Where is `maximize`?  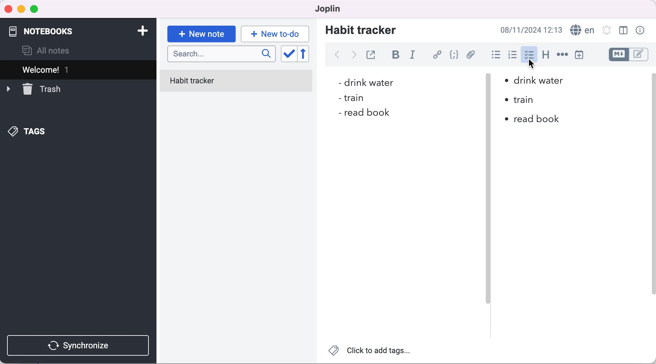 maximize is located at coordinates (36, 10).